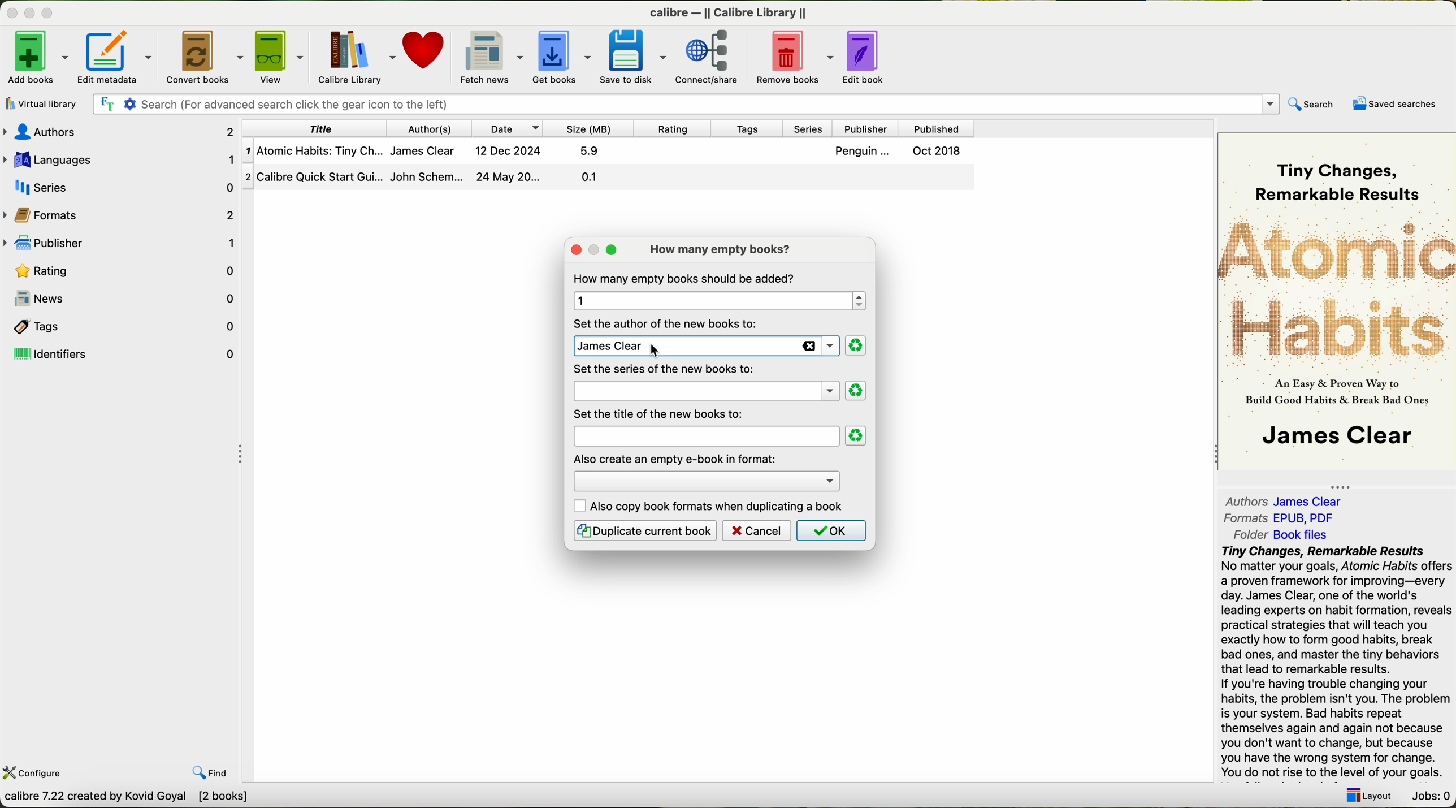 Image resolution: width=1456 pixels, height=808 pixels. Describe the element at coordinates (856, 436) in the screenshot. I see `clear` at that location.